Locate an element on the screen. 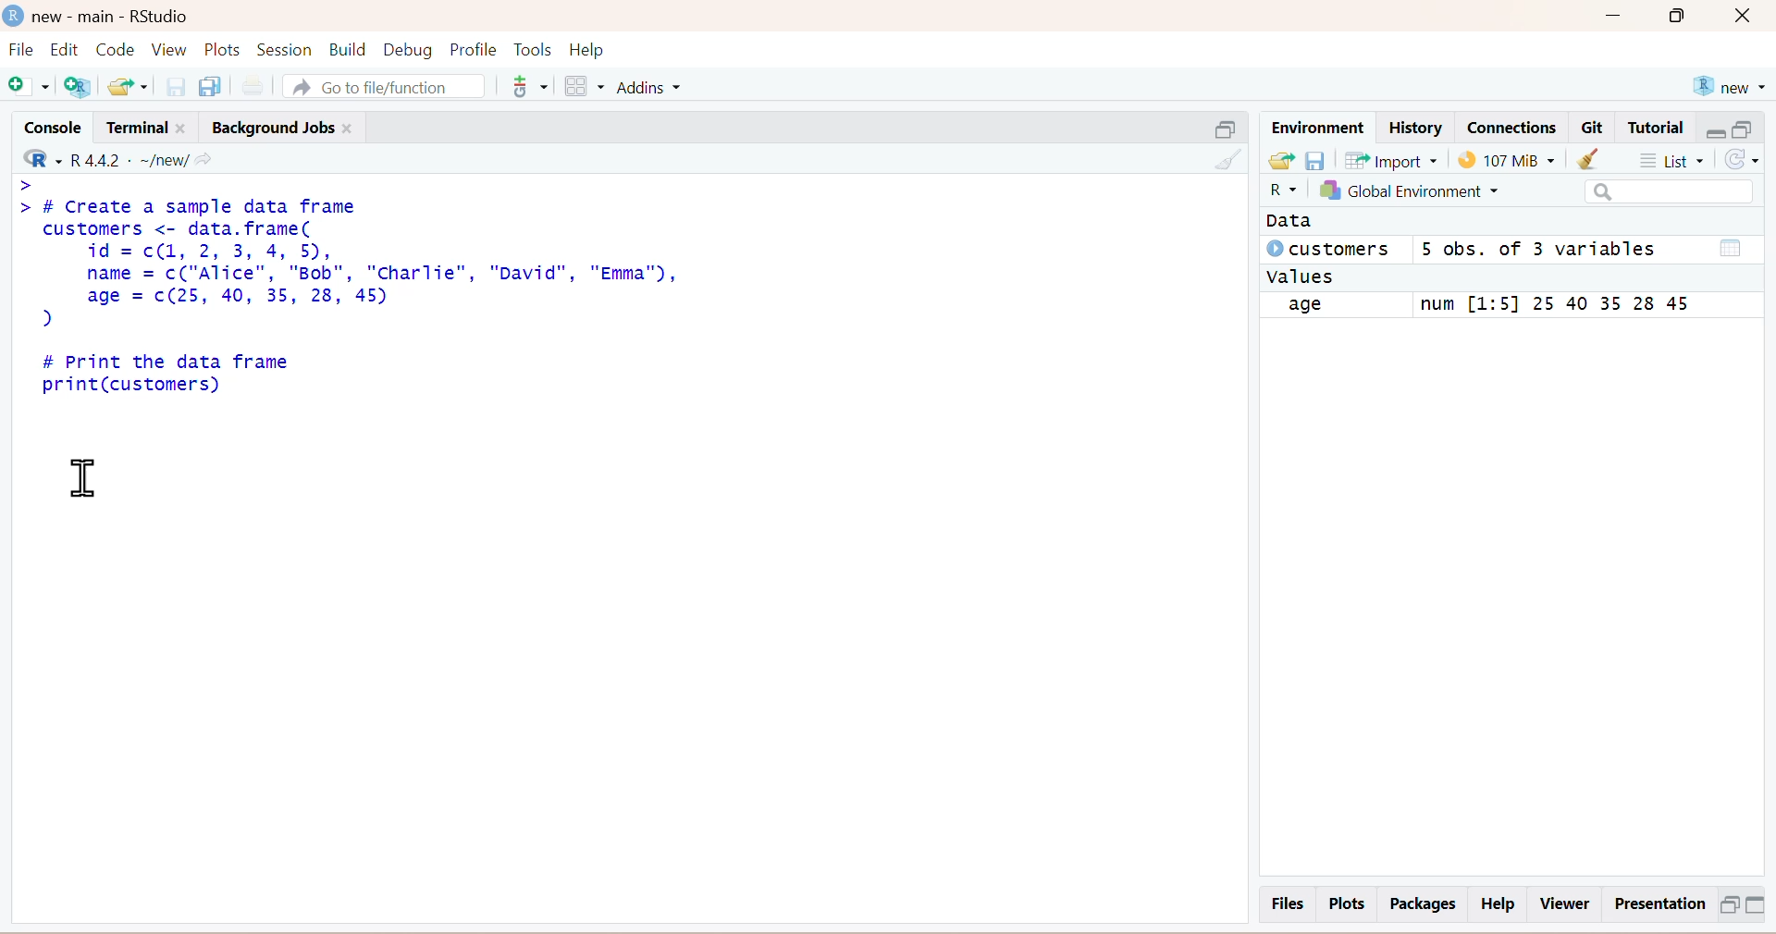 Image resolution: width=1776 pixels, height=934 pixels. Load workspace is located at coordinates (1280, 161).